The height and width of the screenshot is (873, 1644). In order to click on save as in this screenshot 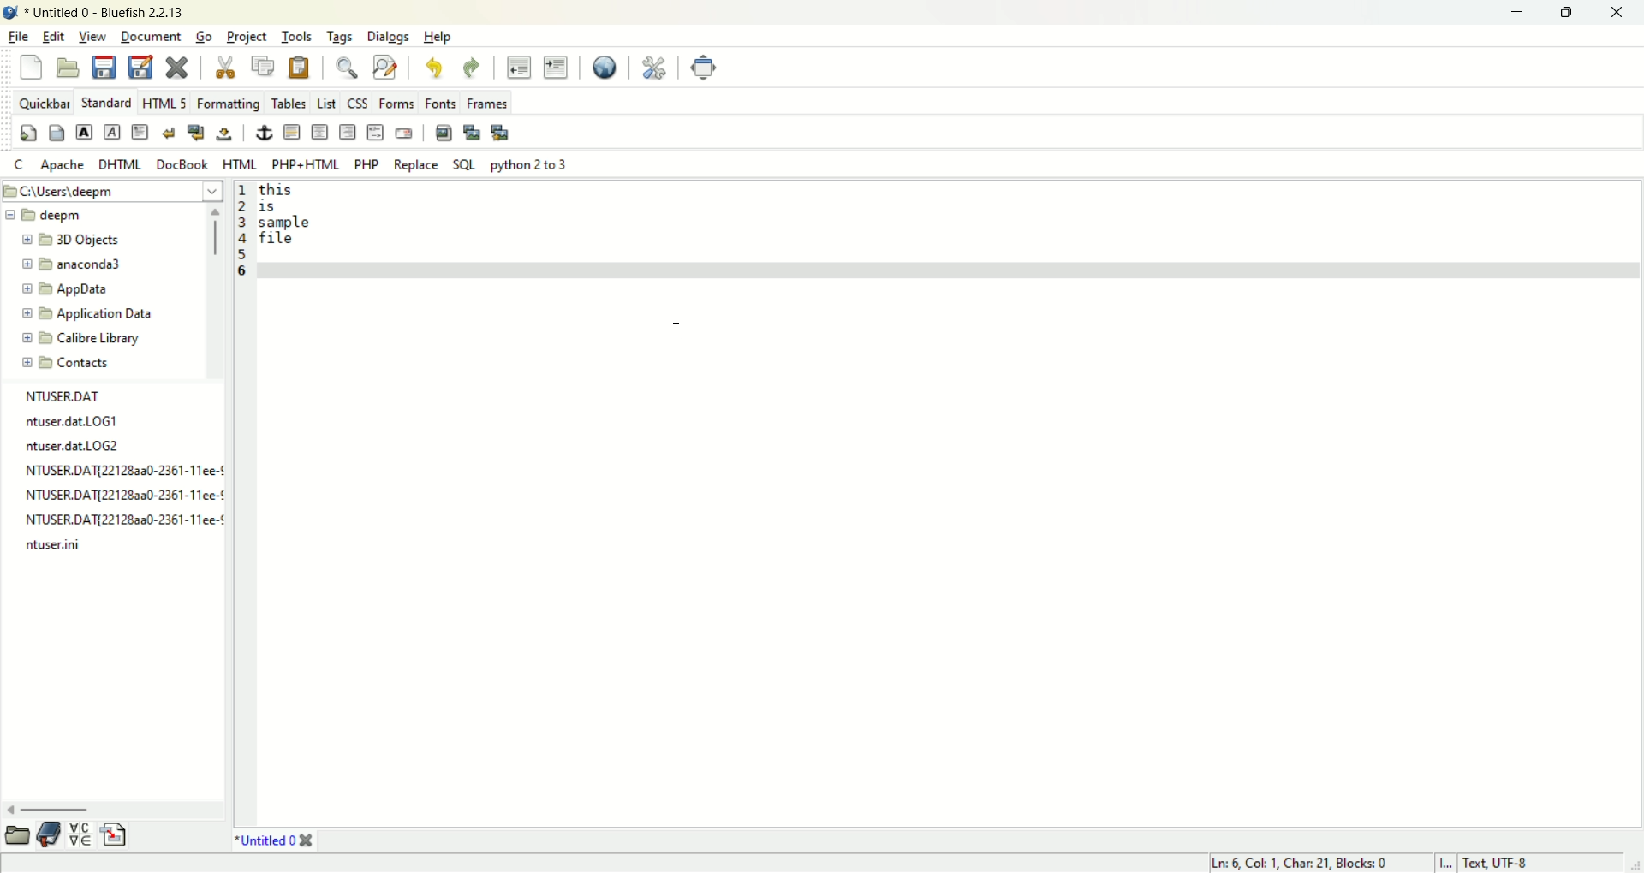, I will do `click(145, 66)`.